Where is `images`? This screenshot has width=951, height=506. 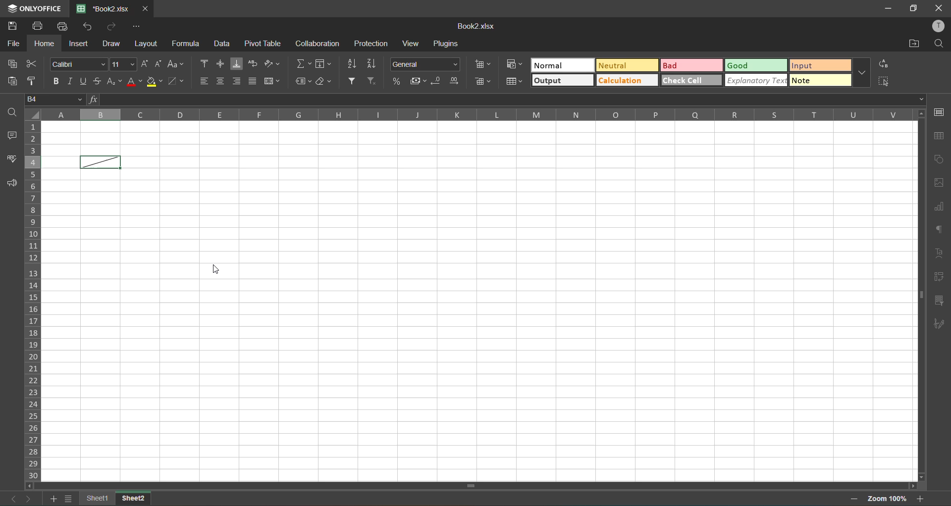 images is located at coordinates (940, 181).